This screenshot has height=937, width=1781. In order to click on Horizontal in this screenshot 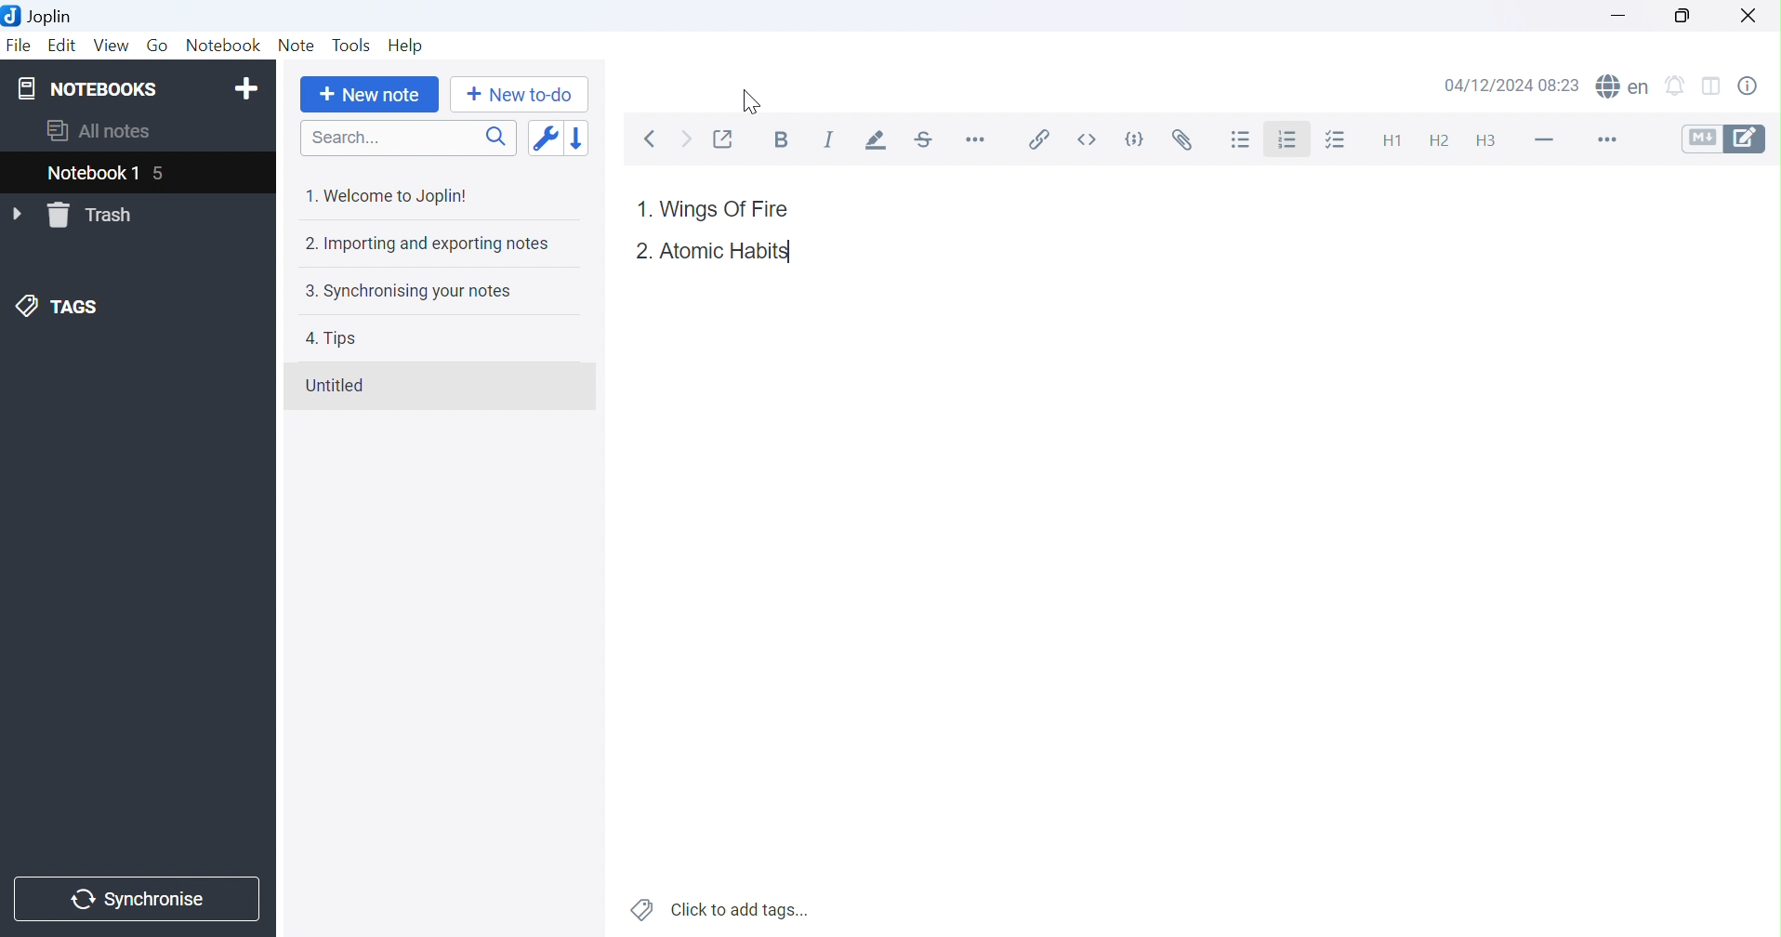, I will do `click(977, 142)`.